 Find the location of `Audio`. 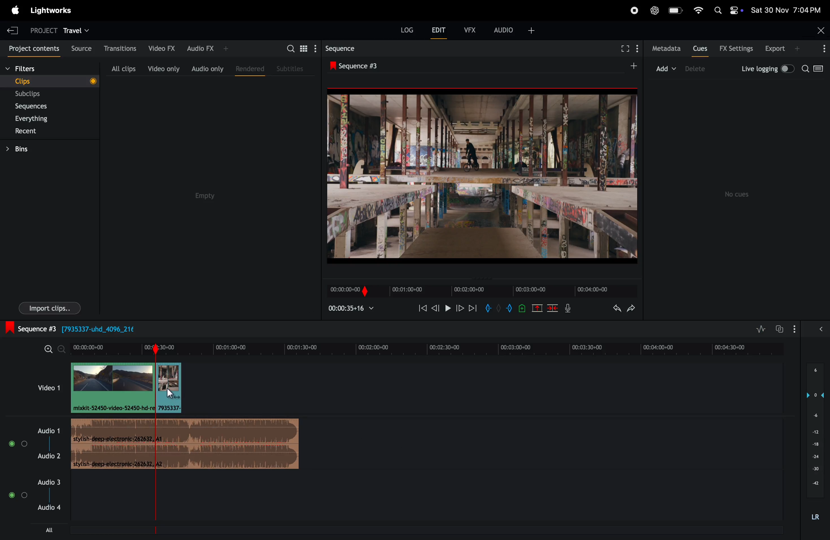

Audio is located at coordinates (18, 444).